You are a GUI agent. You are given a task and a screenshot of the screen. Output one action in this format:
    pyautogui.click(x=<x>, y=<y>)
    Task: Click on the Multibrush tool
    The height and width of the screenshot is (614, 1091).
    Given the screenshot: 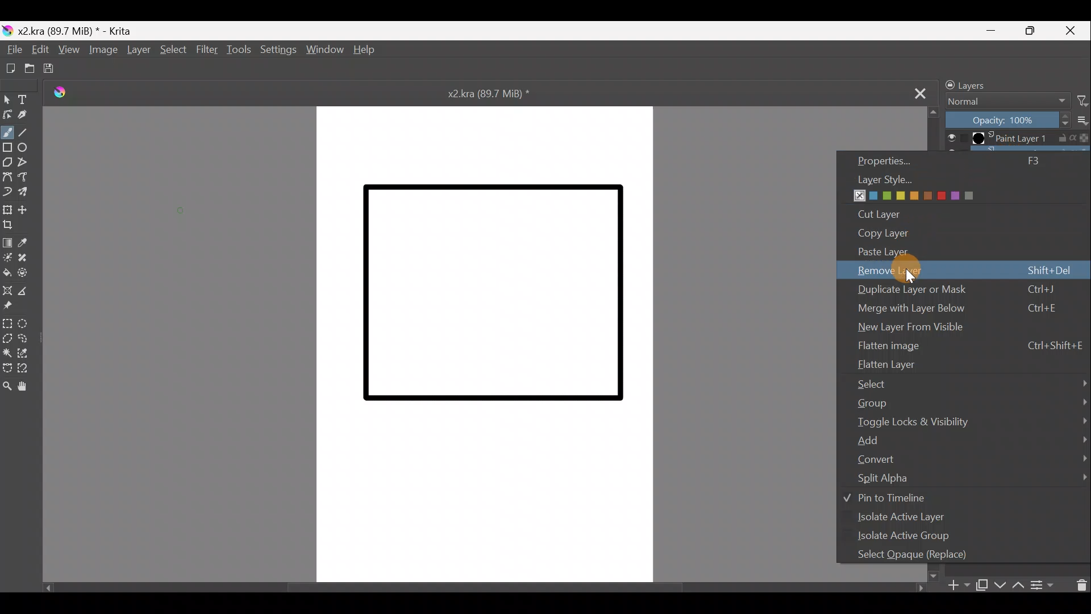 What is the action you would take?
    pyautogui.click(x=27, y=194)
    